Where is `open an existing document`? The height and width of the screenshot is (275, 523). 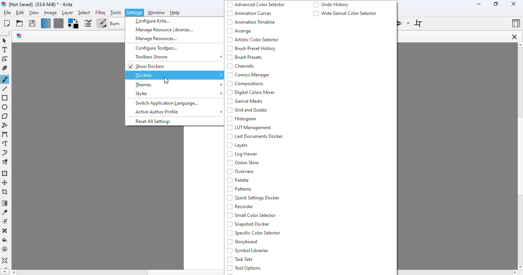 open an existing document is located at coordinates (20, 23).